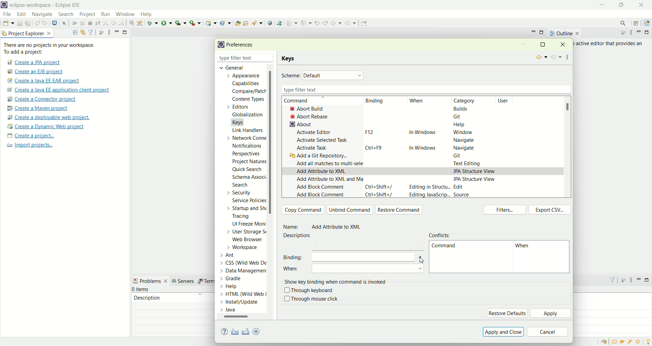 The width and height of the screenshot is (652, 346). What do you see at coordinates (564, 33) in the screenshot?
I see `outline` at bounding box center [564, 33].